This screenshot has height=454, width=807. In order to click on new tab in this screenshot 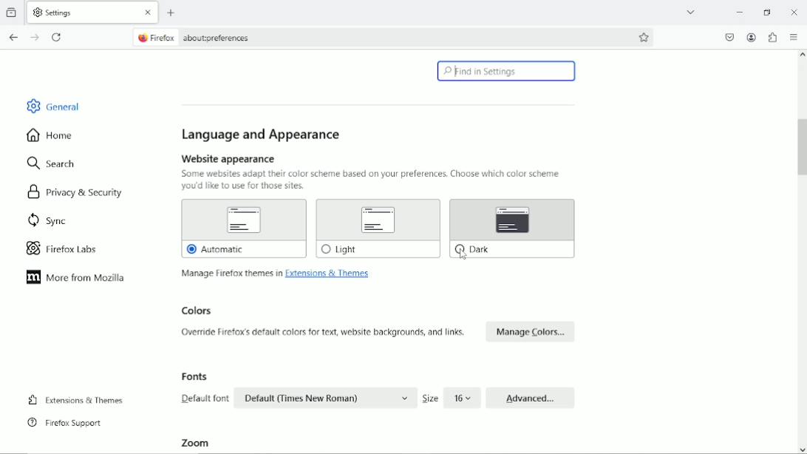, I will do `click(171, 13)`.